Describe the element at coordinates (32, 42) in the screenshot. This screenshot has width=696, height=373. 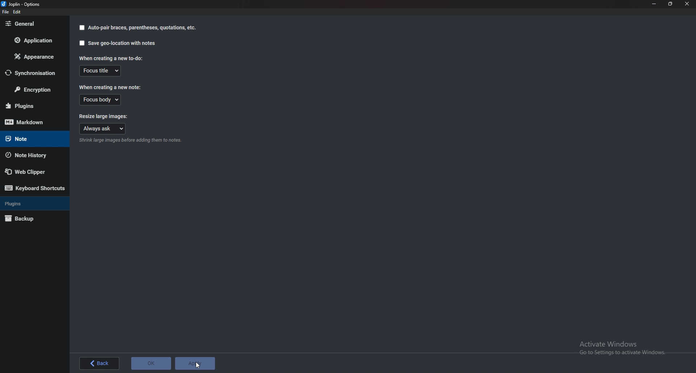
I see `Application` at that location.